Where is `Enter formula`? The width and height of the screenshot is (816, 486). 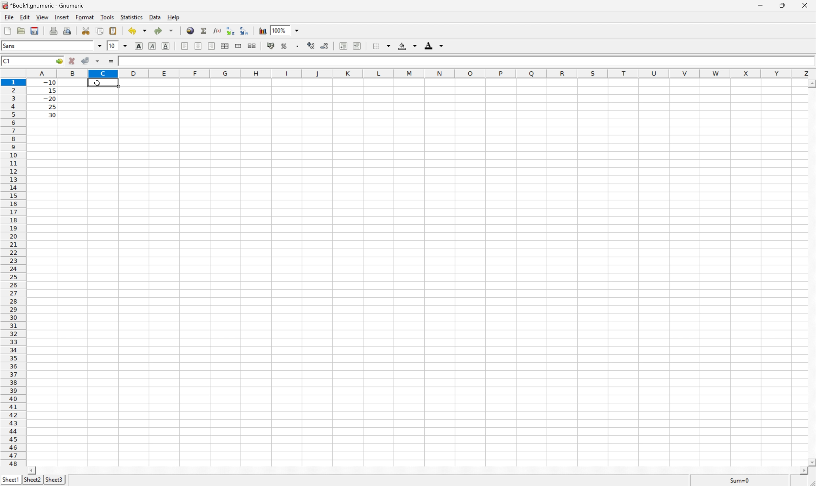 Enter formula is located at coordinates (112, 62).